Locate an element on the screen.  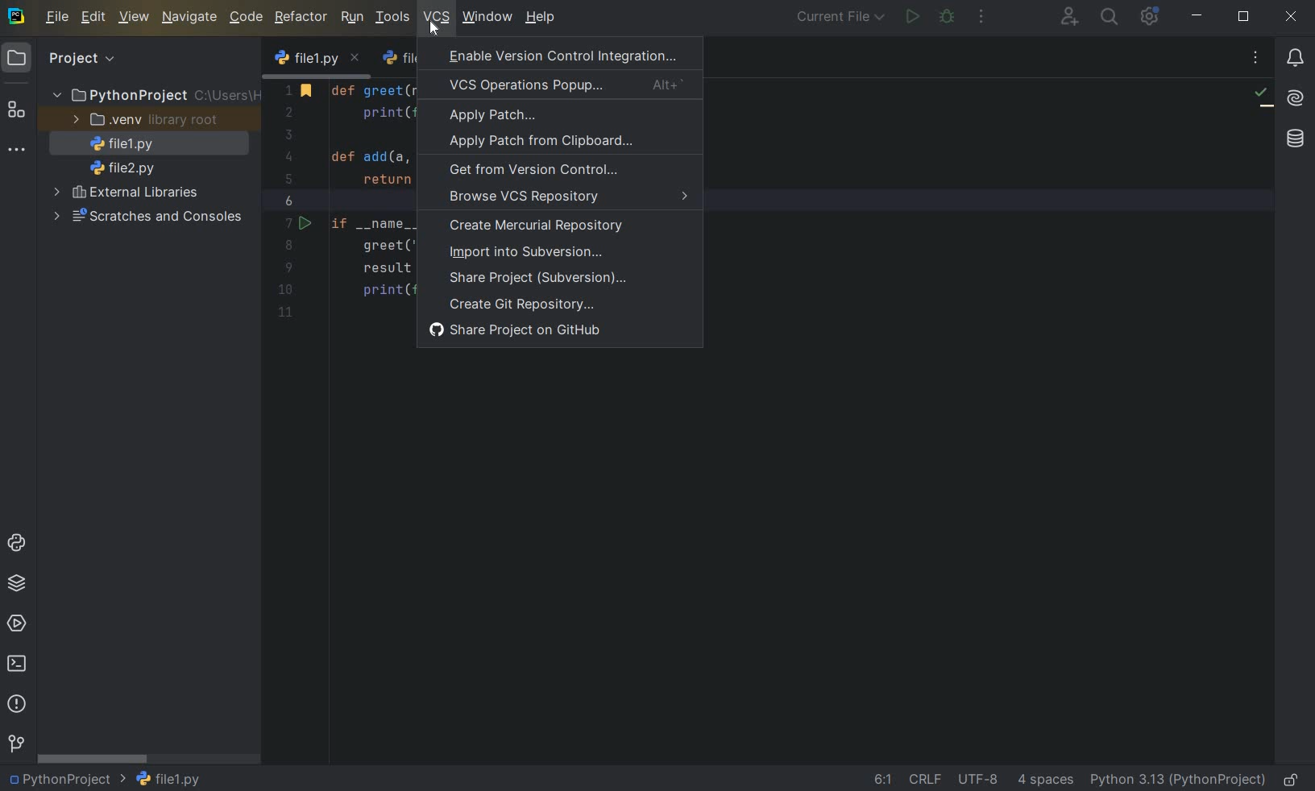
run is located at coordinates (913, 18).